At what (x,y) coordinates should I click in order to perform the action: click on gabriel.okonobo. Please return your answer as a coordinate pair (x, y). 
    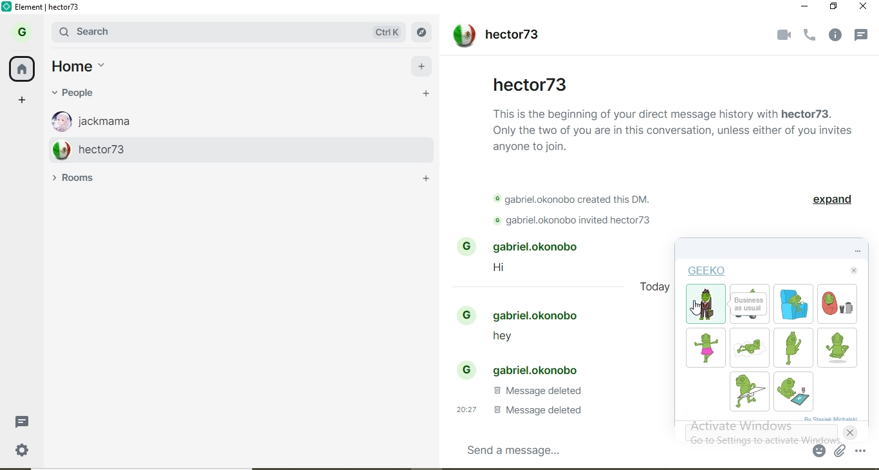
    Looking at the image, I should click on (524, 247).